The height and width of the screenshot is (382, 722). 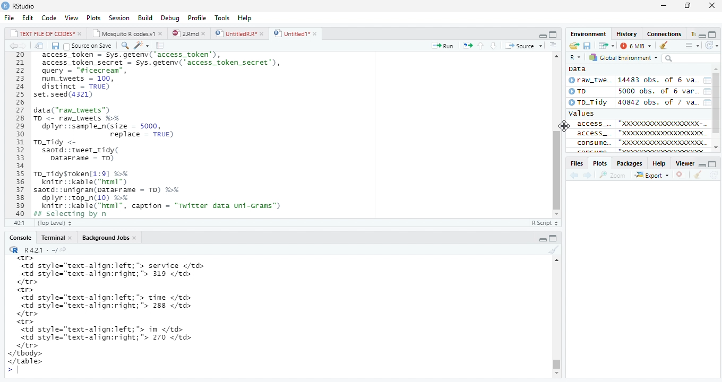 I want to click on compile report, so click(x=160, y=45).